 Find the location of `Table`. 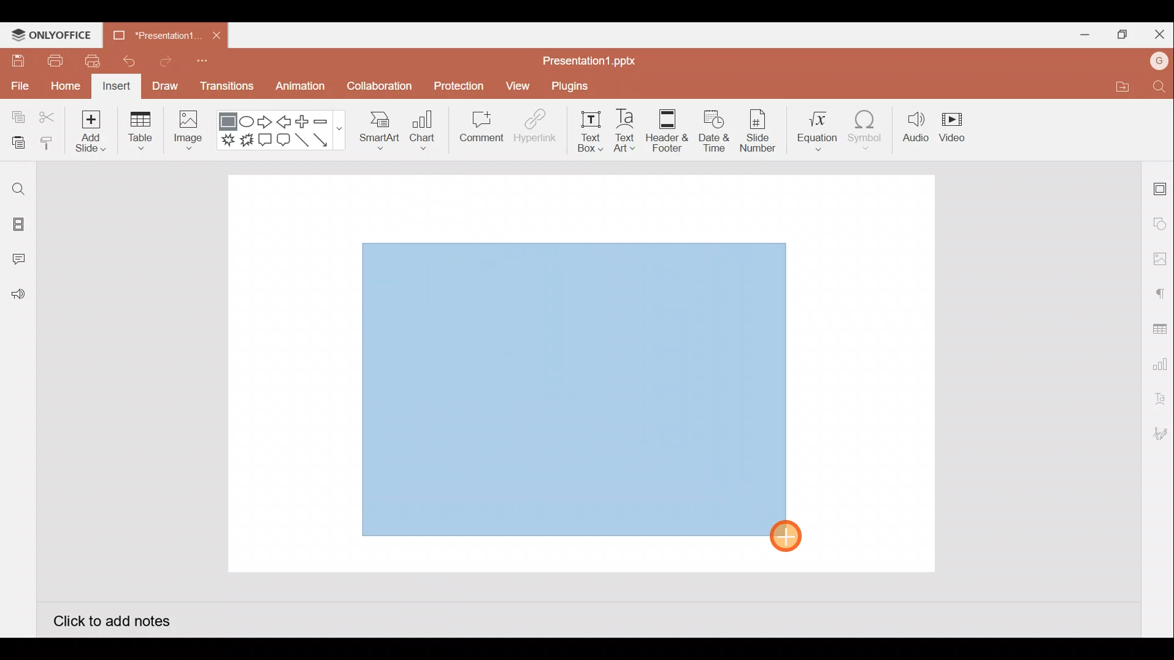

Table is located at coordinates (142, 132).